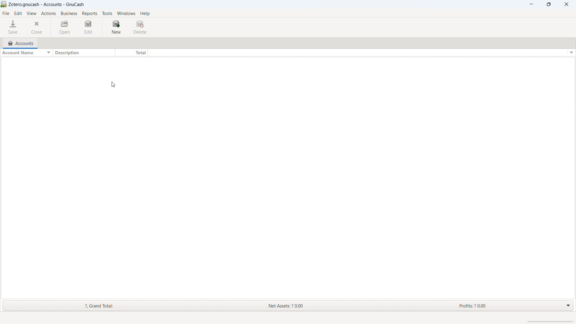 This screenshot has width=576, height=324. I want to click on reports, so click(90, 13).